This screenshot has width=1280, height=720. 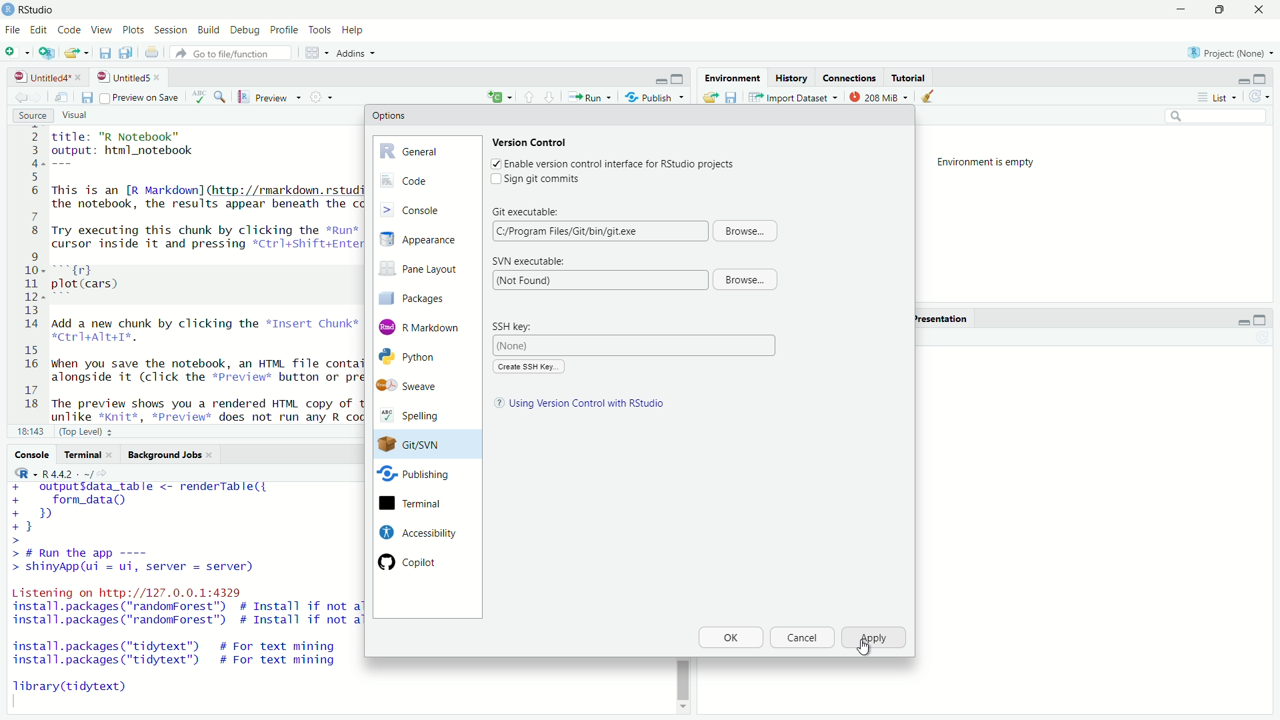 What do you see at coordinates (589, 405) in the screenshot?
I see `using Version Control with RStudio` at bounding box center [589, 405].